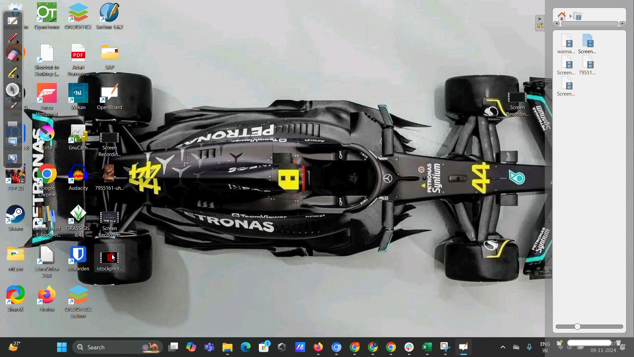  Describe the element at coordinates (79, 138) in the screenshot. I see `GnuCash` at that location.